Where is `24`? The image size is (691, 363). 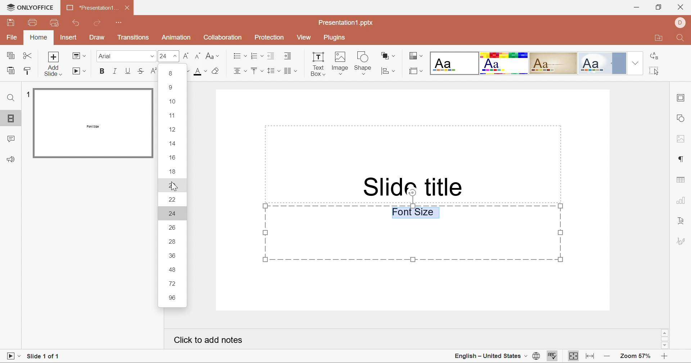 24 is located at coordinates (163, 57).